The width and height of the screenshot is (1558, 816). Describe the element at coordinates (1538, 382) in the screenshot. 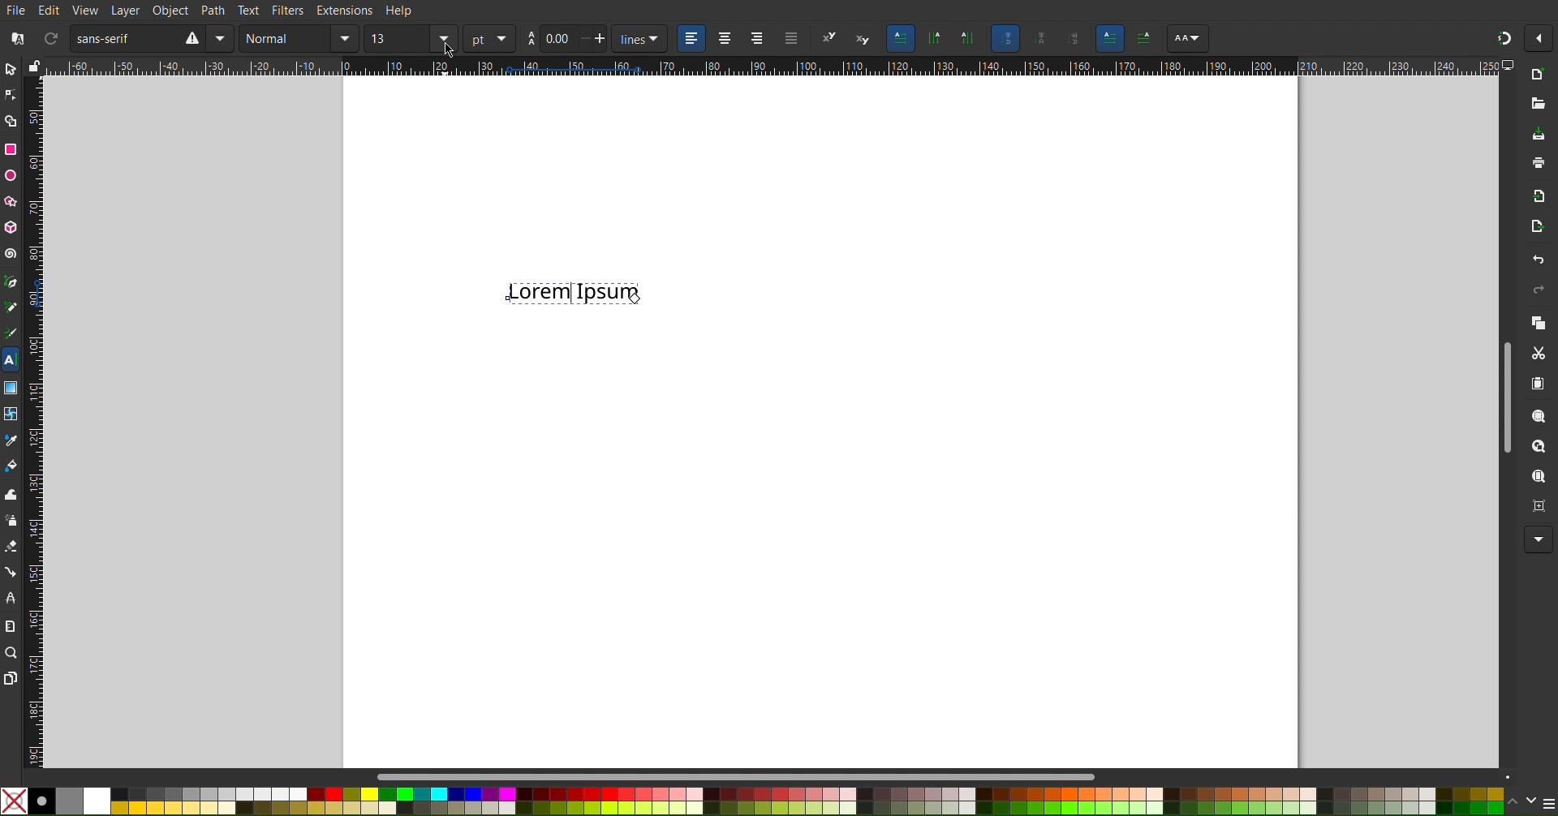

I see `Paste` at that location.